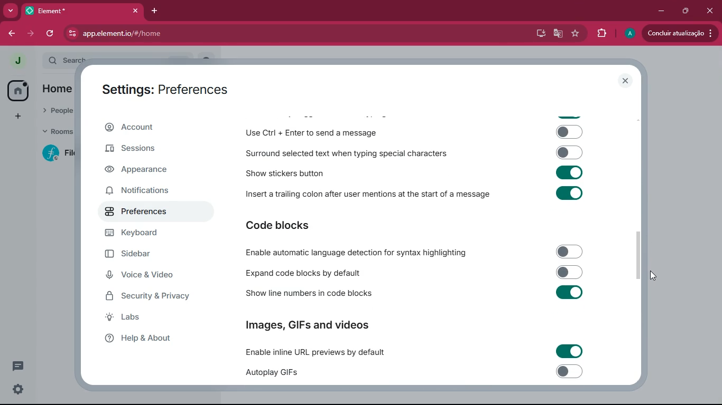 The height and width of the screenshot is (405, 722). Describe the element at coordinates (149, 276) in the screenshot. I see `voice & video` at that location.